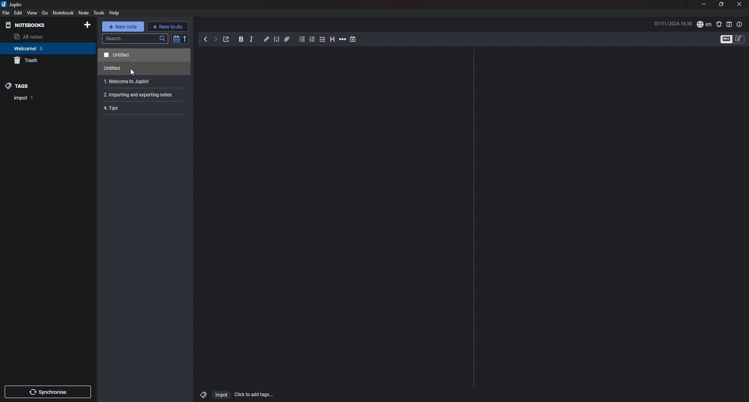 Image resolution: width=749 pixels, height=402 pixels. What do you see at coordinates (114, 13) in the screenshot?
I see `HELP` at bounding box center [114, 13].